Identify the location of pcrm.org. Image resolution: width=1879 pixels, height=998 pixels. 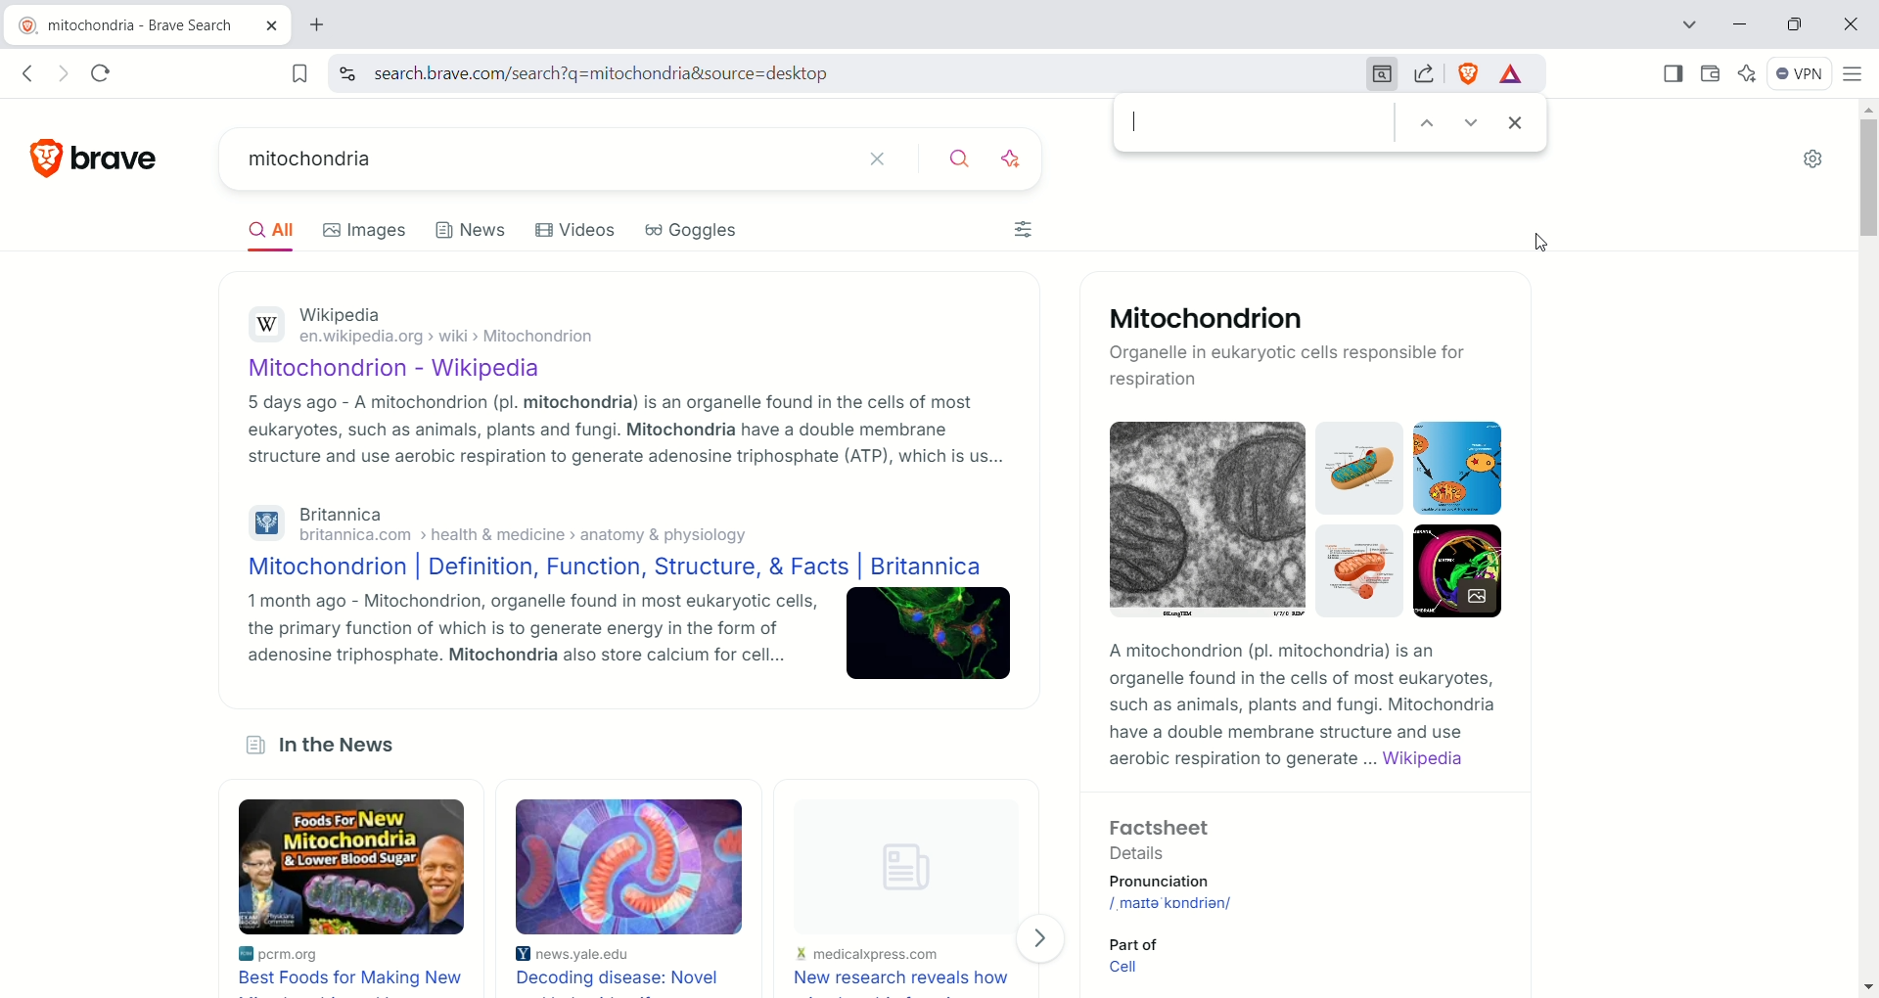
(304, 955).